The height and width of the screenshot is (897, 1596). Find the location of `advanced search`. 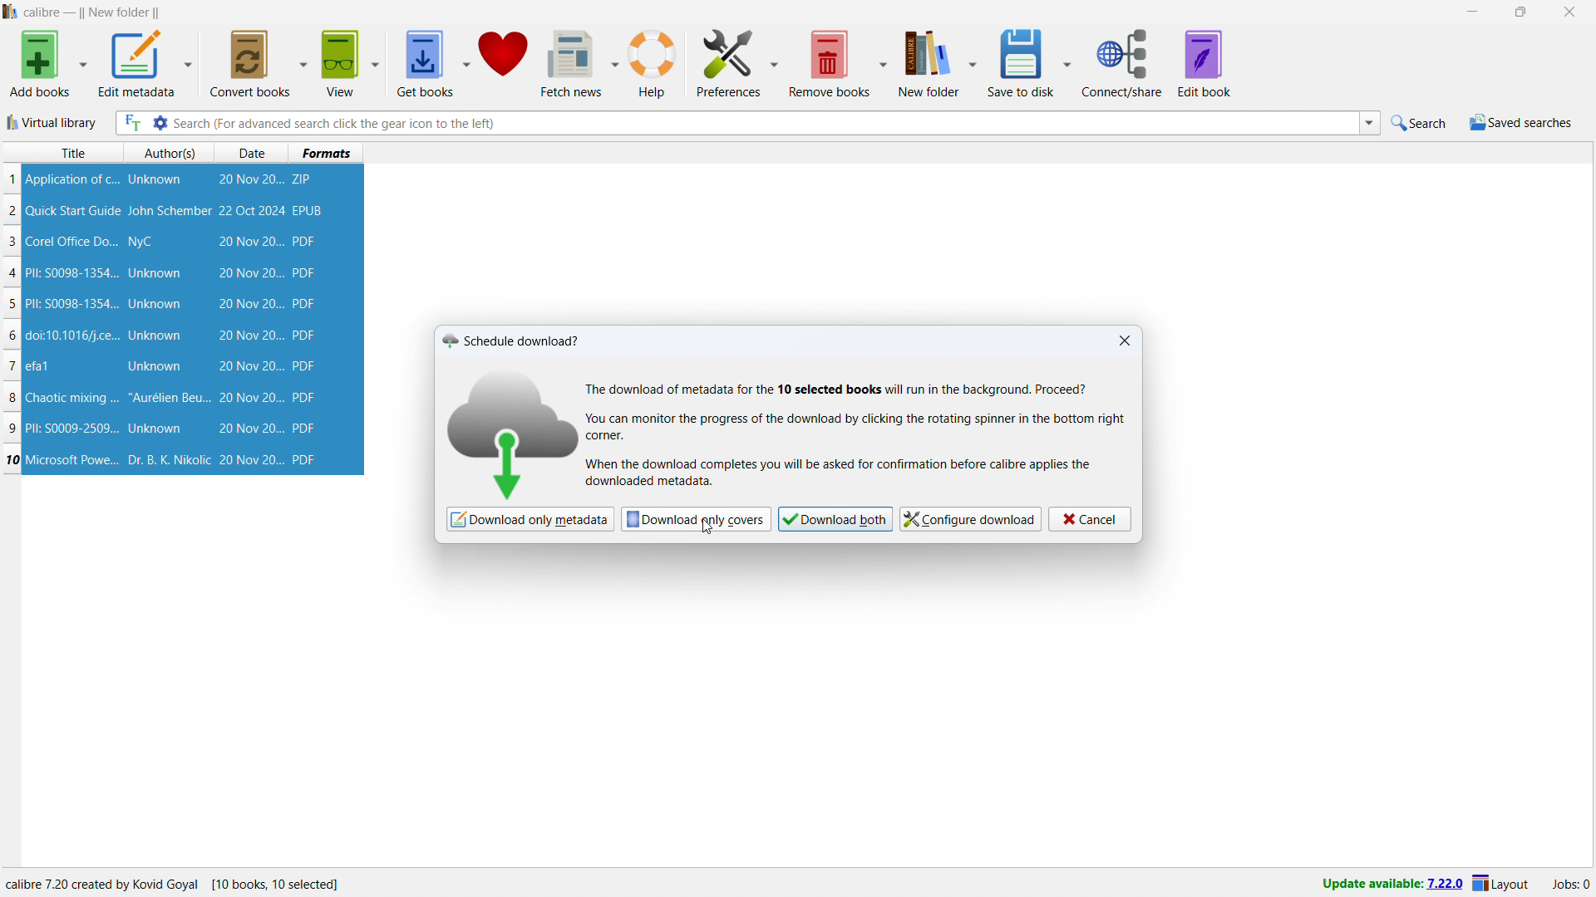

advanced search is located at coordinates (160, 122).